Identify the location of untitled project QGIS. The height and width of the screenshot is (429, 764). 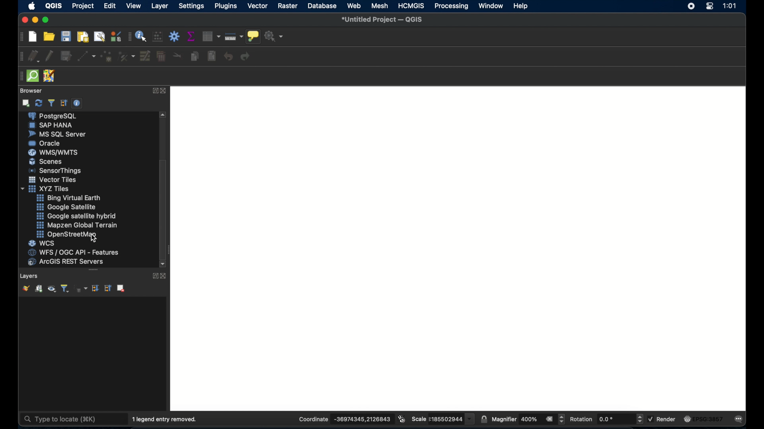
(385, 19).